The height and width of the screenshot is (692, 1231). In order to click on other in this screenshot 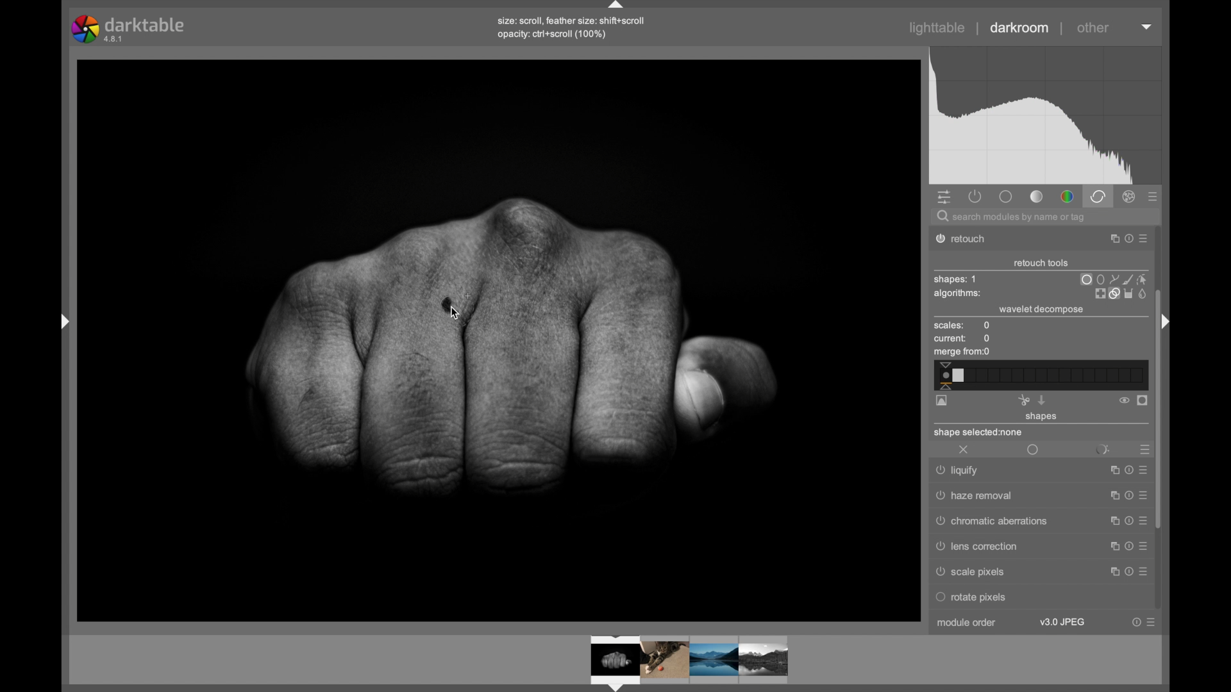, I will do `click(1093, 28)`.